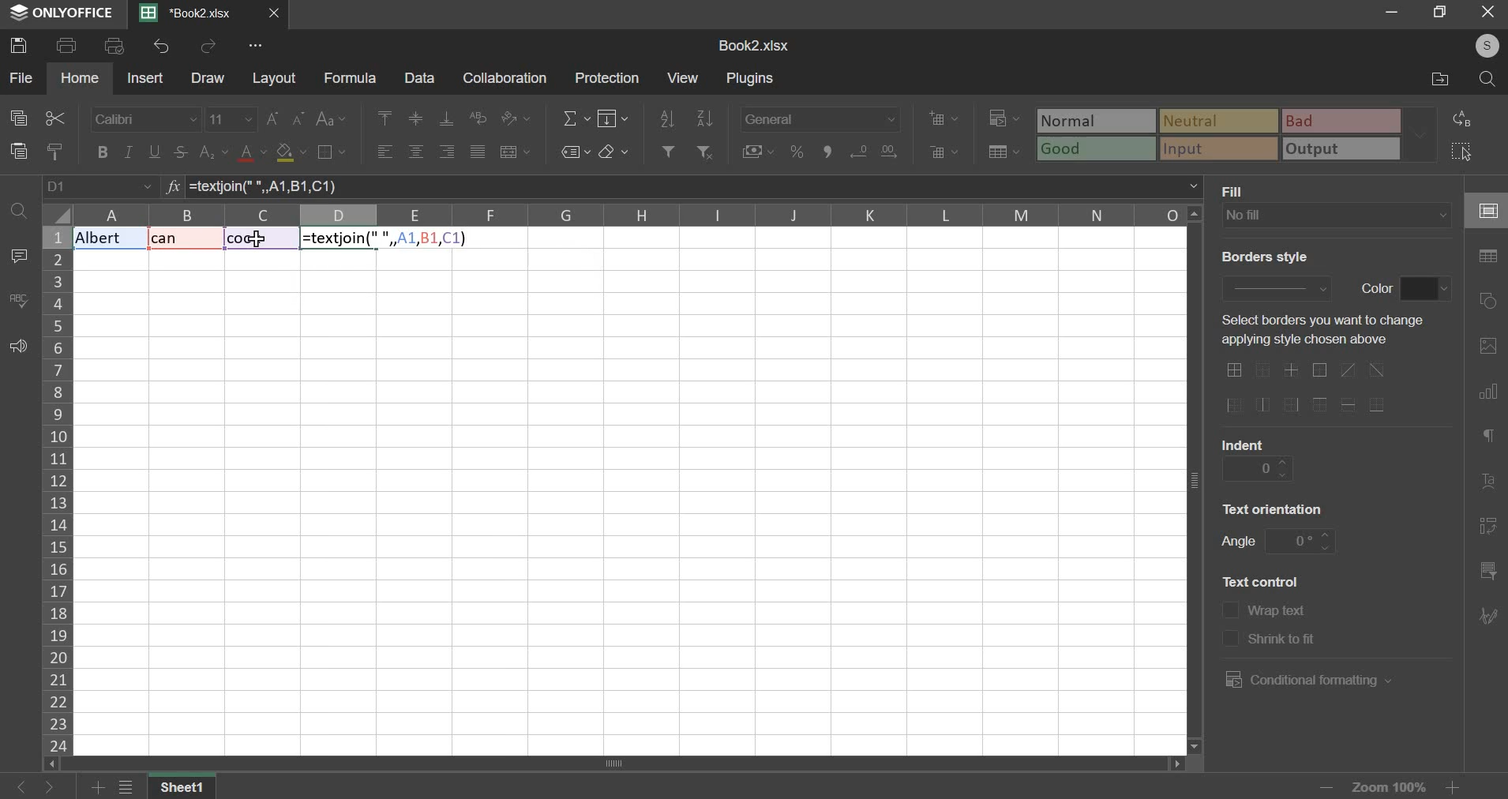 This screenshot has height=799, width=1508. I want to click on fill color, so click(291, 153).